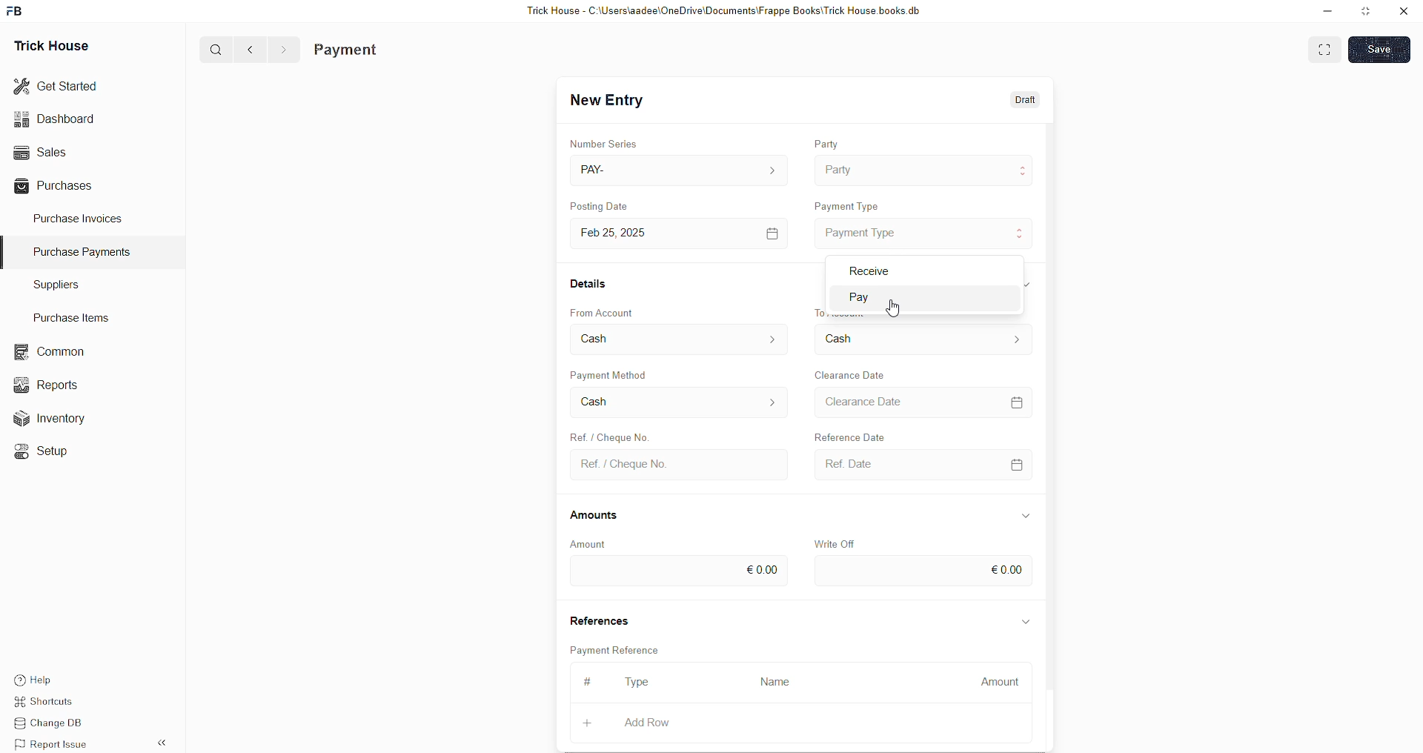 This screenshot has height=753, width=1423. I want to click on Sales, so click(39, 150).